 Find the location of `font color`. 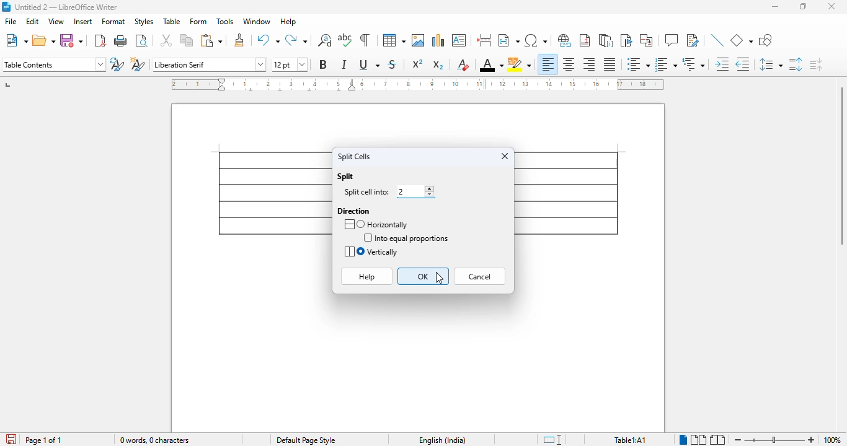

font color is located at coordinates (491, 64).